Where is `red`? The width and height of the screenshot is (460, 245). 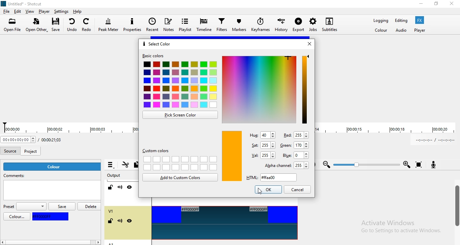 red is located at coordinates (295, 135).